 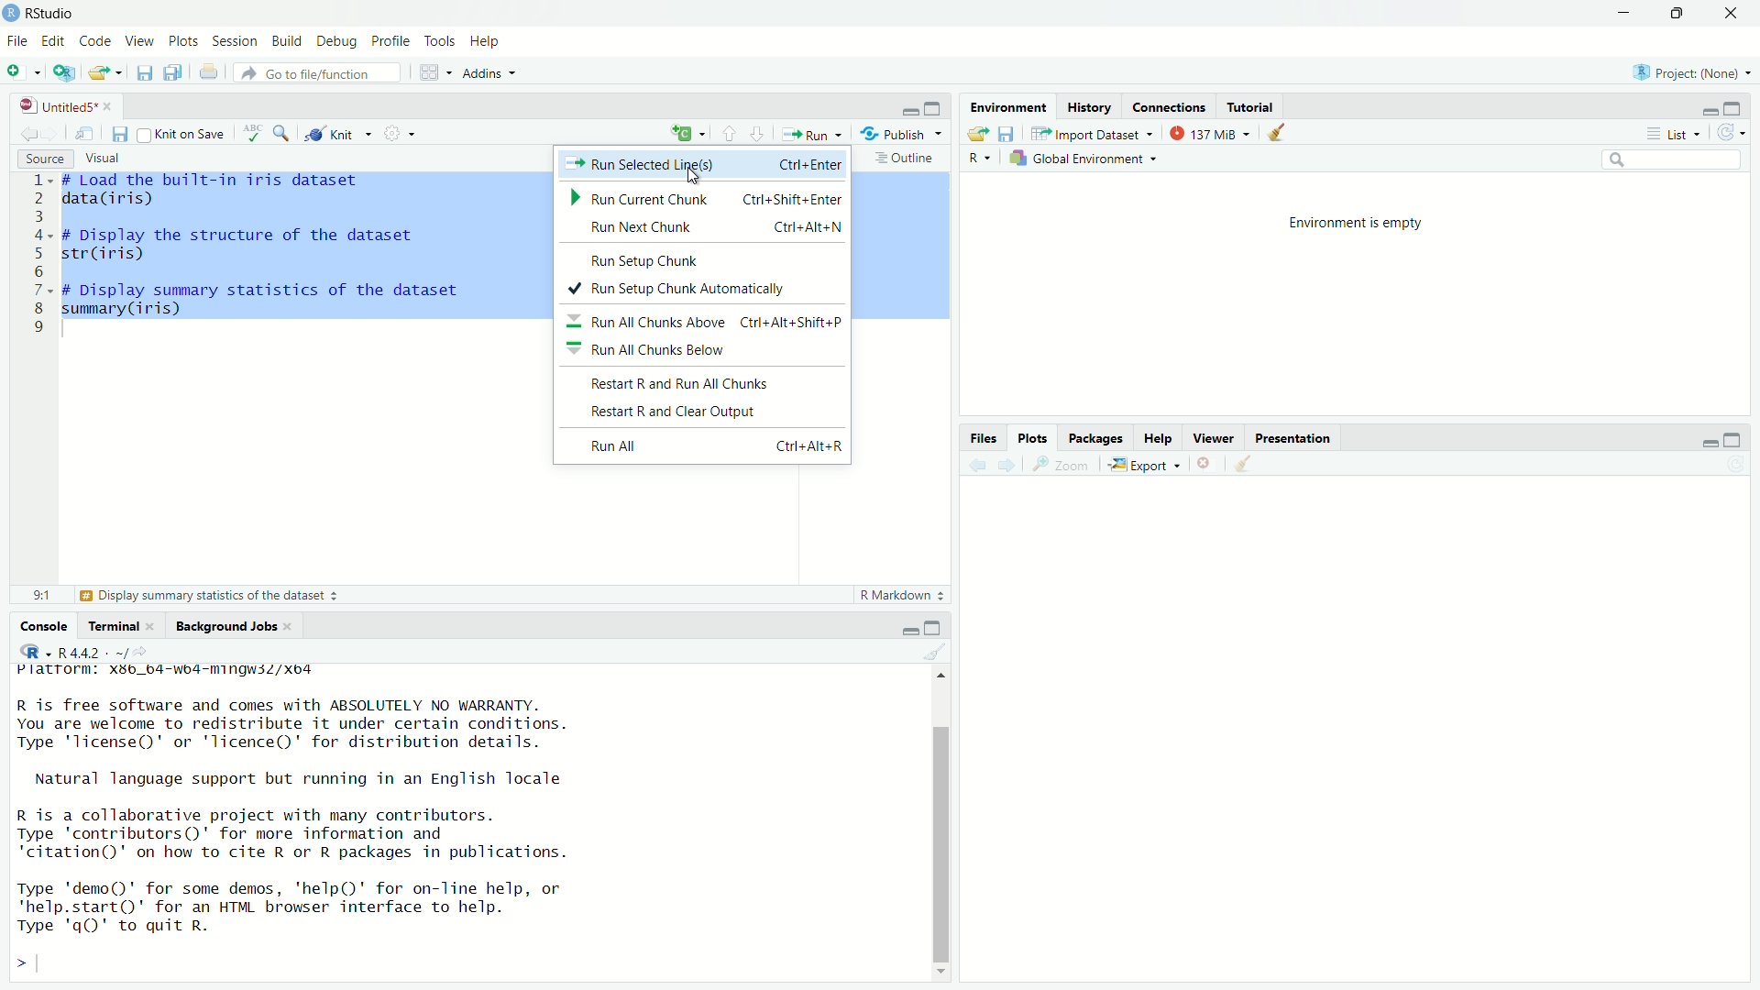 What do you see at coordinates (907, 628) in the screenshot?
I see `Hide` at bounding box center [907, 628].